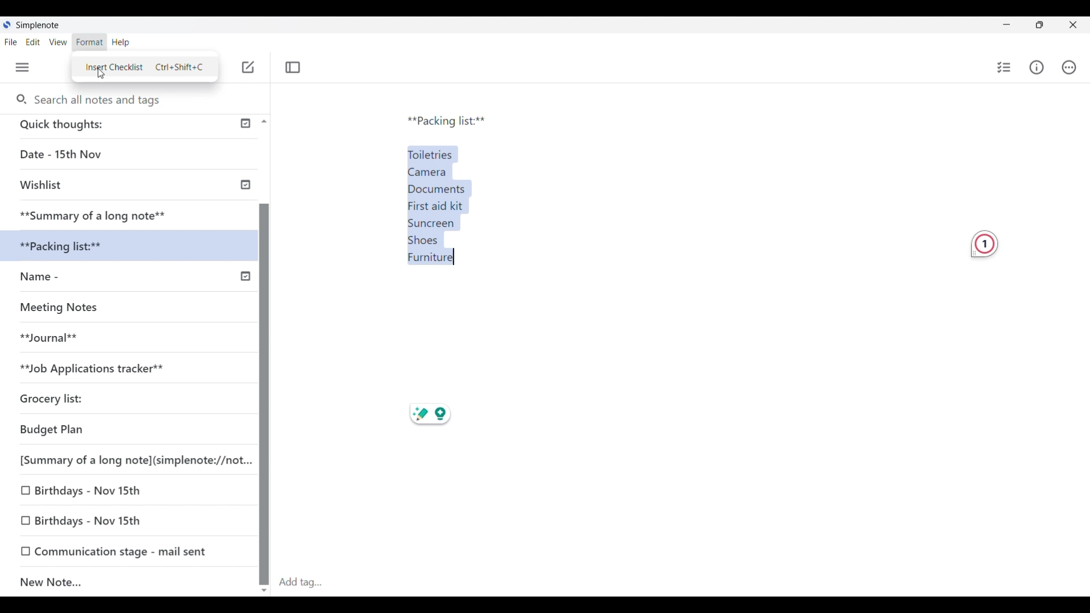  Describe the element at coordinates (11, 42) in the screenshot. I see `File menu` at that location.